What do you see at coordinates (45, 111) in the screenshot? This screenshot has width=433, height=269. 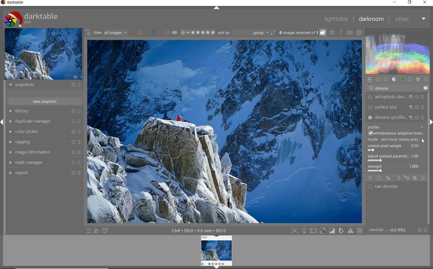 I see `history` at bounding box center [45, 111].